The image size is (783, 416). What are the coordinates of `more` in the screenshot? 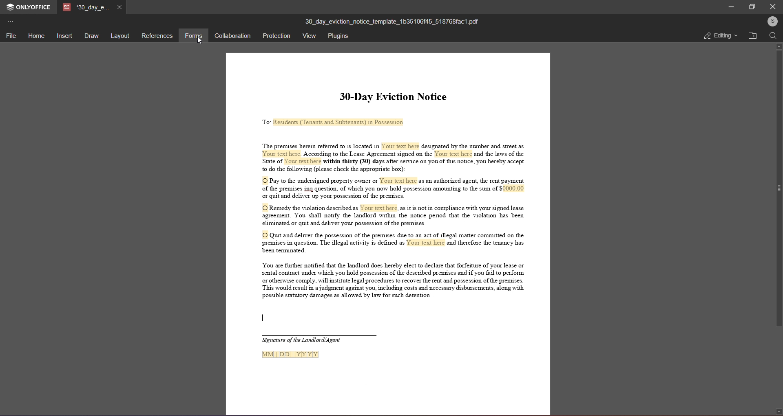 It's located at (12, 22).